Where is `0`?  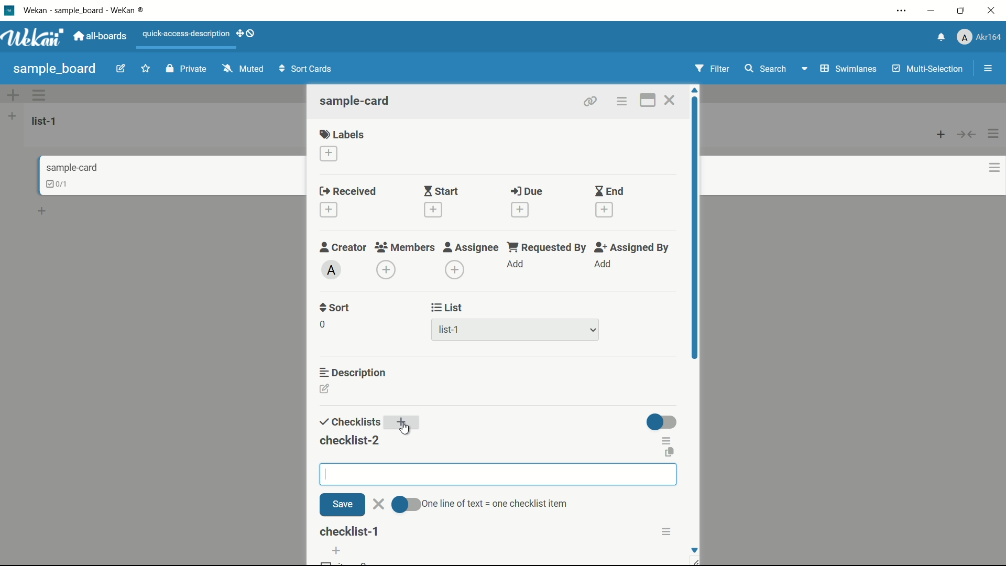 0 is located at coordinates (322, 324).